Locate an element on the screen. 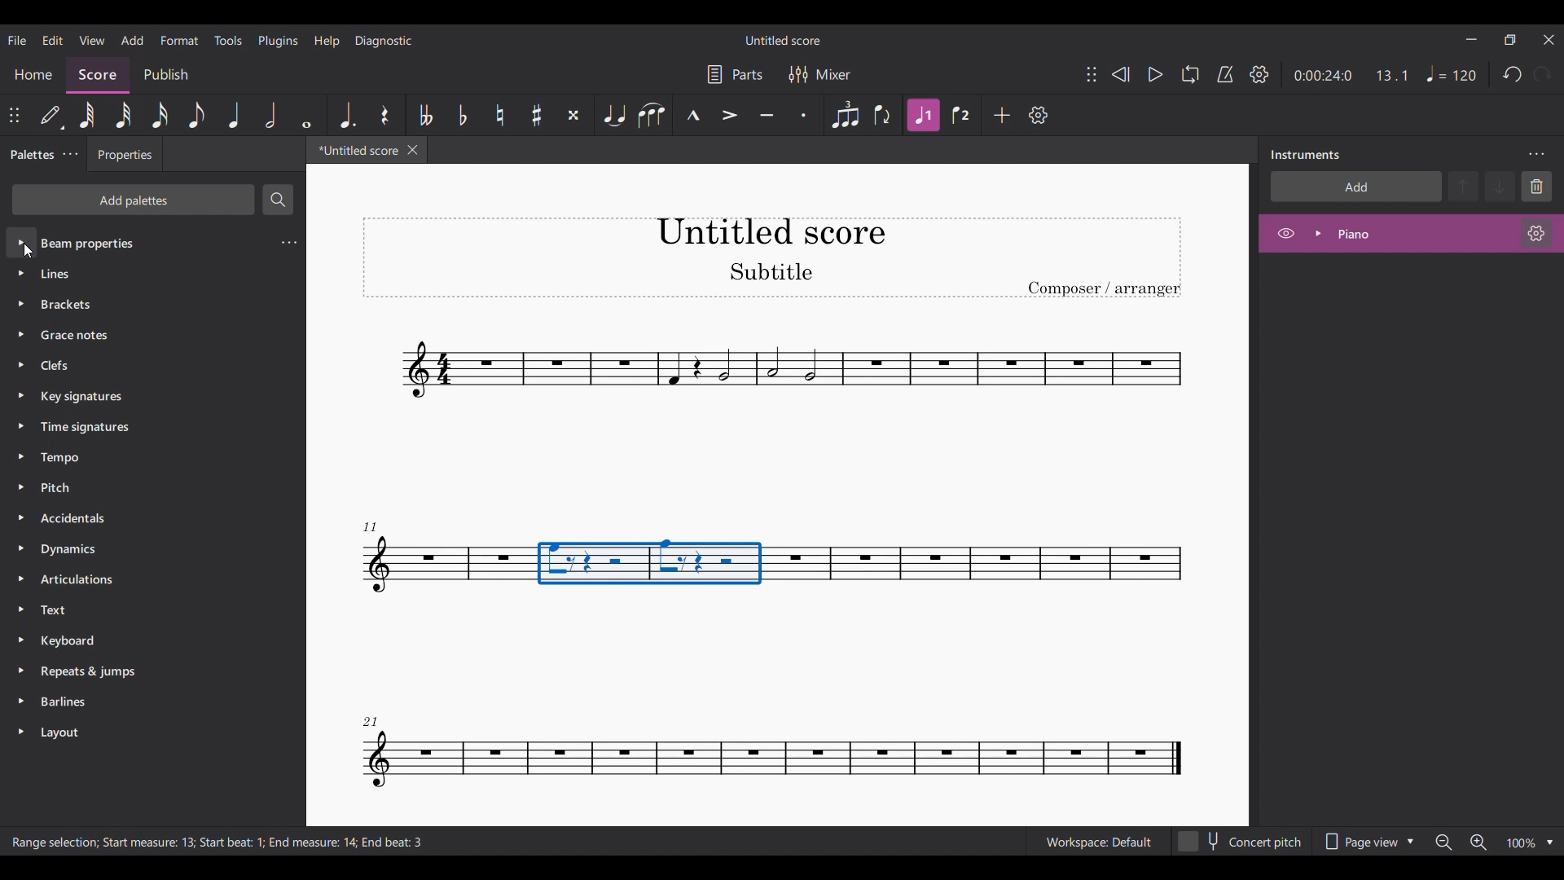 The image size is (1564, 880). Toggle flat is located at coordinates (463, 115).